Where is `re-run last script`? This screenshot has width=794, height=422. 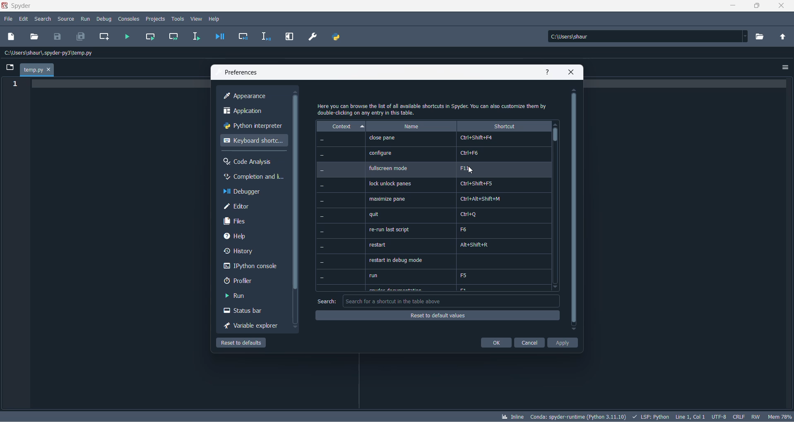
re-run last script is located at coordinates (388, 230).